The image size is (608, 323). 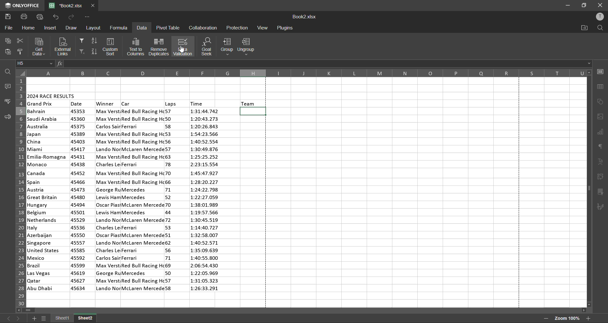 I want to click on date, so click(x=79, y=200).